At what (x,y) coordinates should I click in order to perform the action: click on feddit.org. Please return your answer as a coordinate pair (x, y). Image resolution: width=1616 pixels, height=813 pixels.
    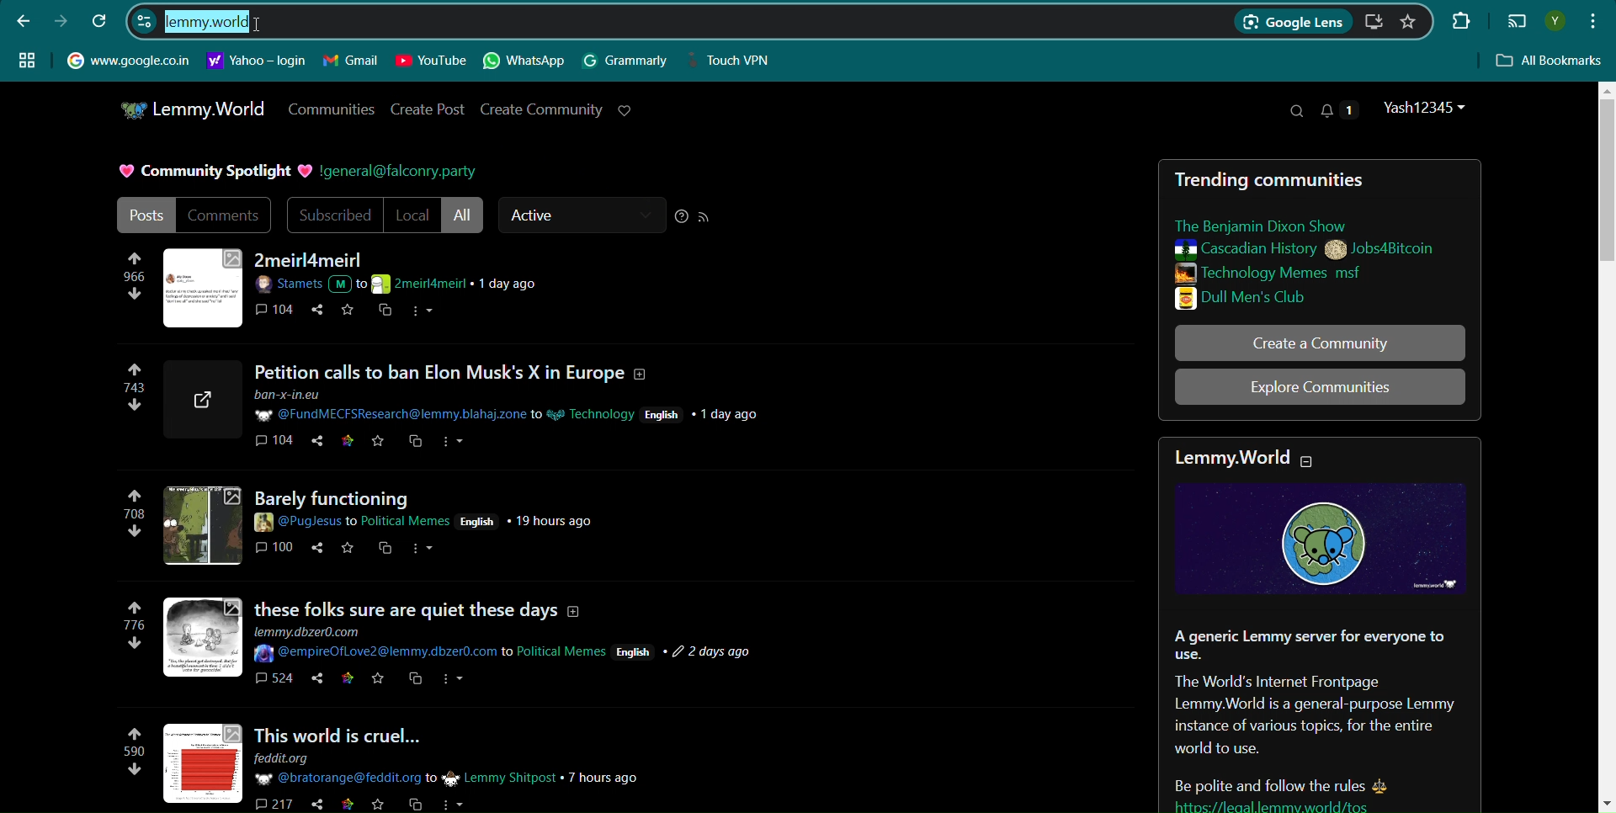
    Looking at the image, I should click on (293, 758).